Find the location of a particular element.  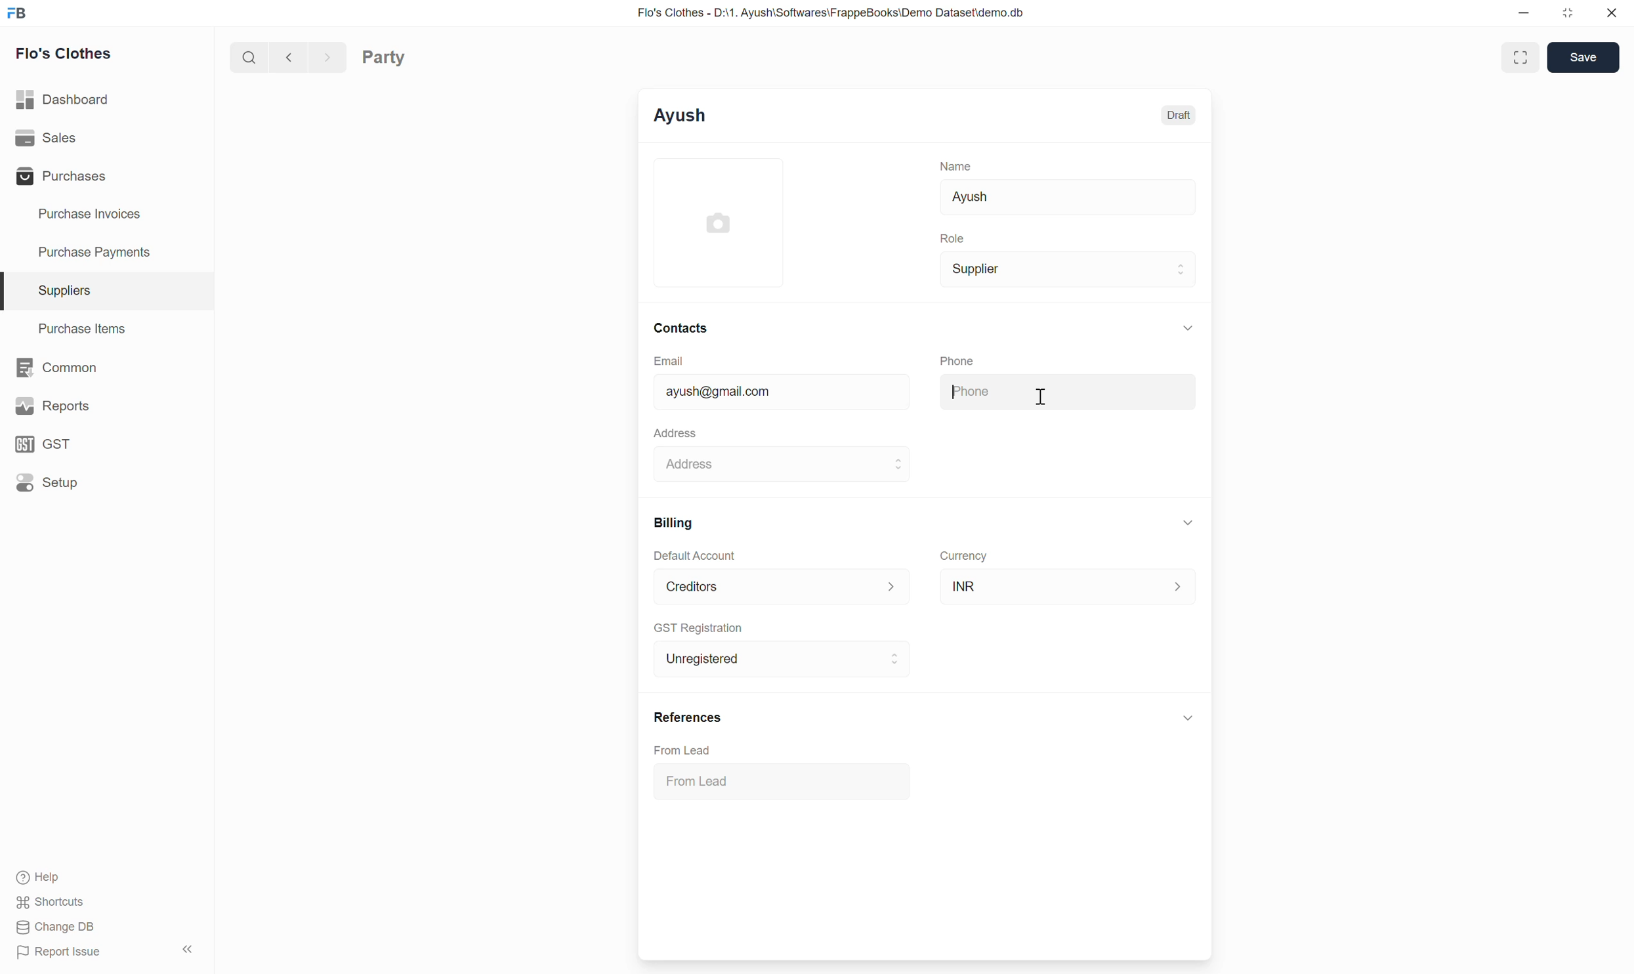

Name is located at coordinates (955, 166).